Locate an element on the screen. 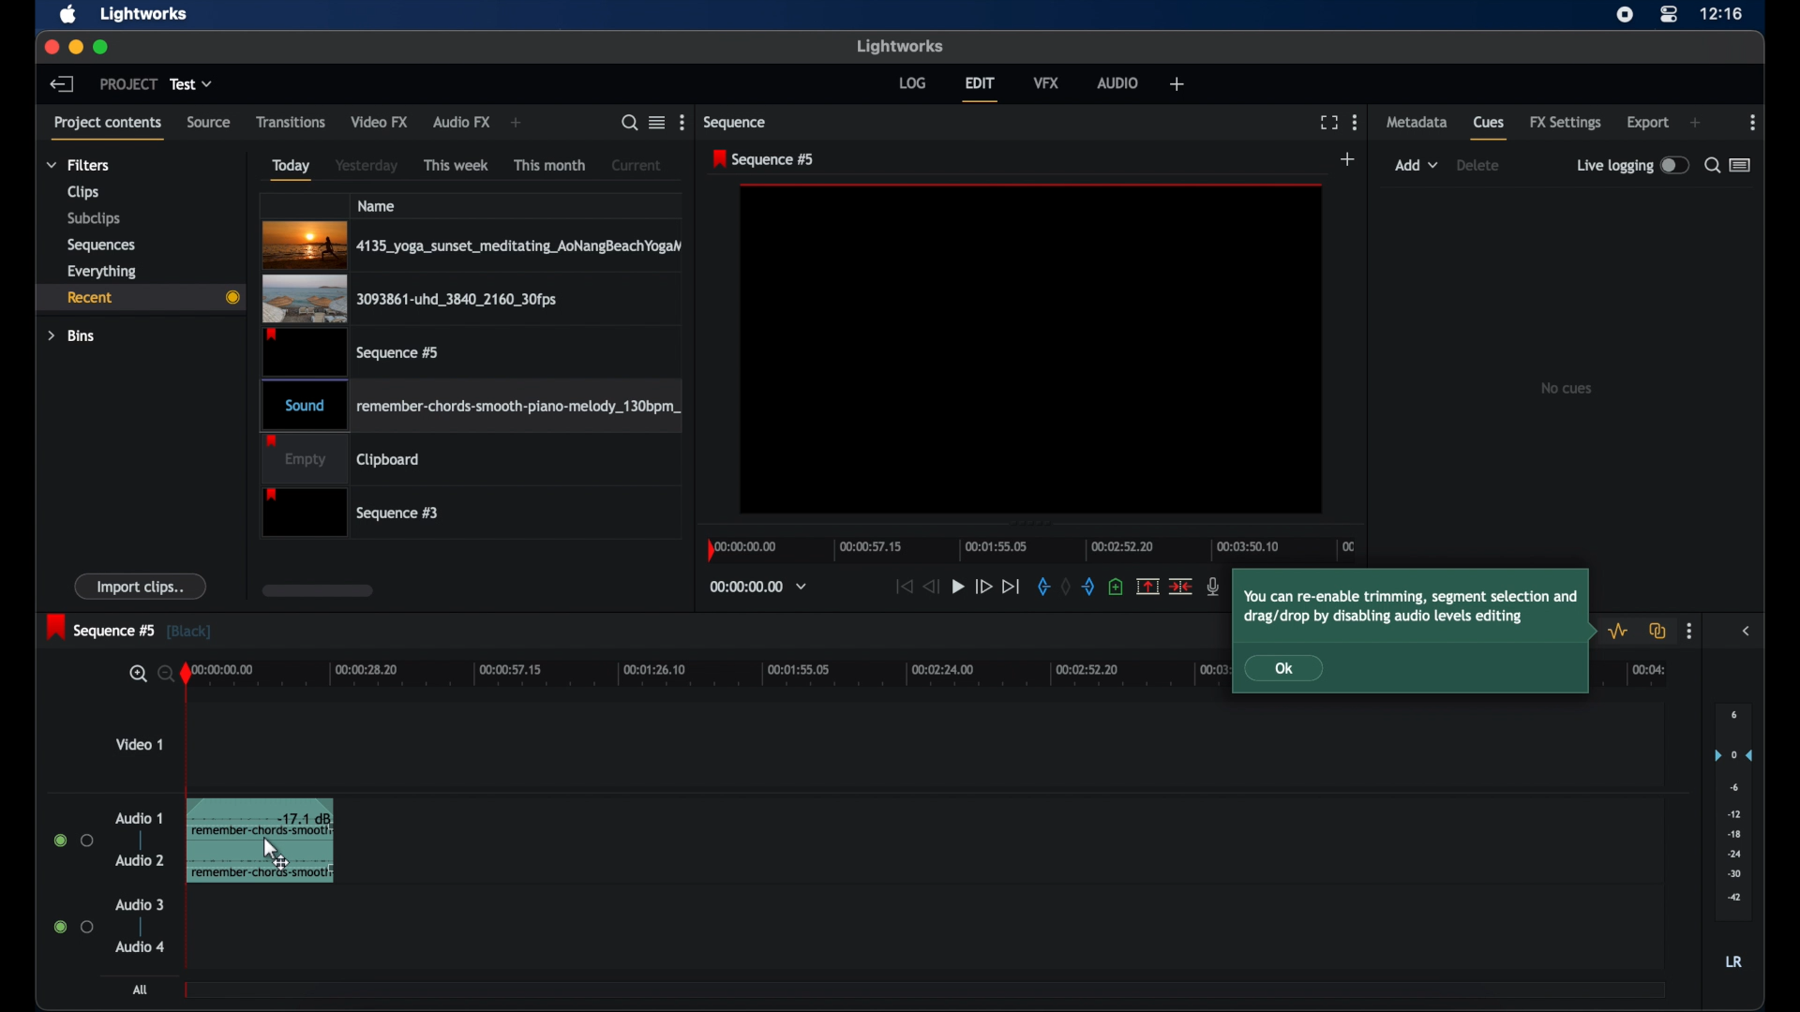 The width and height of the screenshot is (1800, 1012). clips is located at coordinates (84, 192).